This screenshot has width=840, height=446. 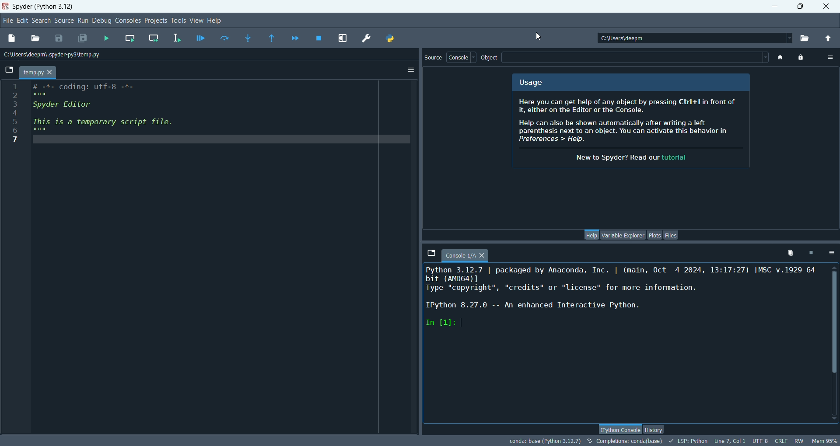 I want to click on run, so click(x=83, y=21).